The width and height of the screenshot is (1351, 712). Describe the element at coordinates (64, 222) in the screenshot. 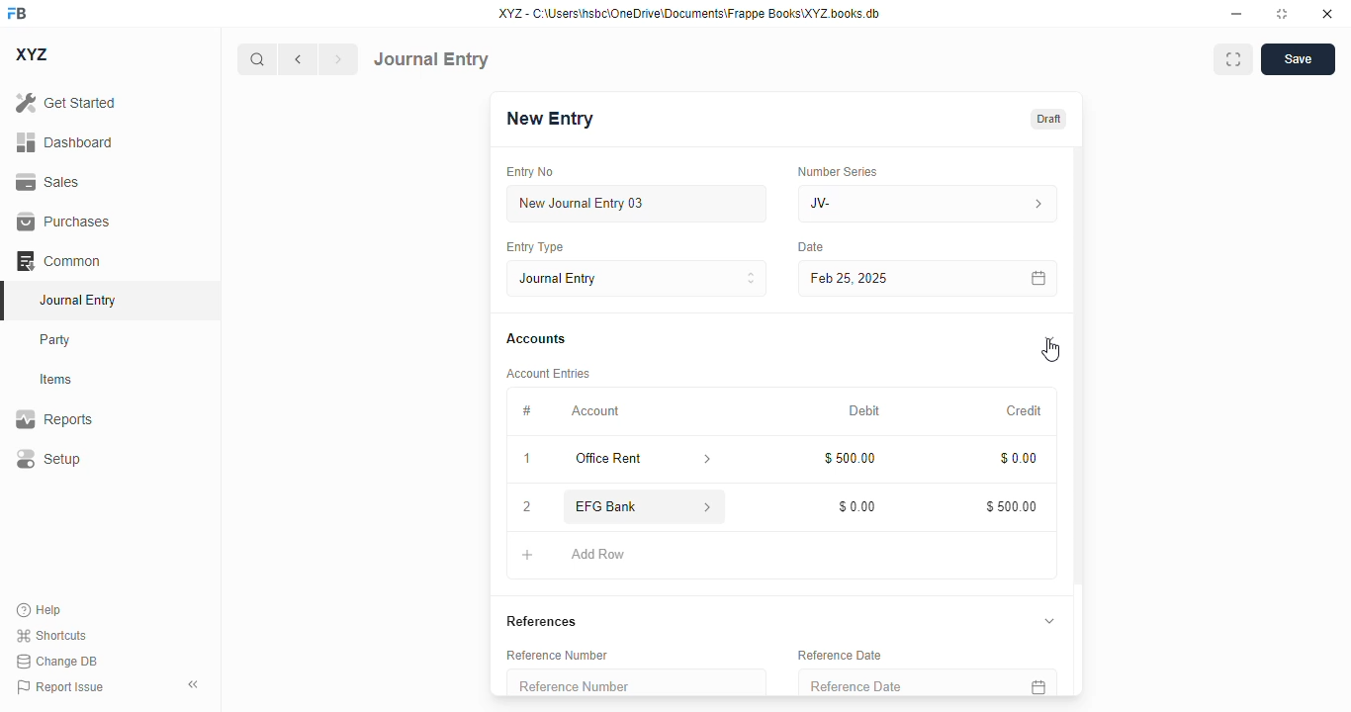

I see `purchases` at that location.